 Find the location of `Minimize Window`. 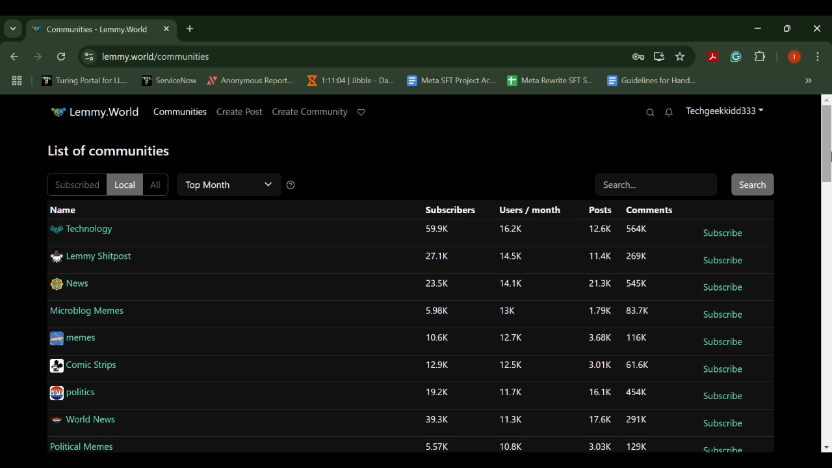

Minimize Window is located at coordinates (789, 28).